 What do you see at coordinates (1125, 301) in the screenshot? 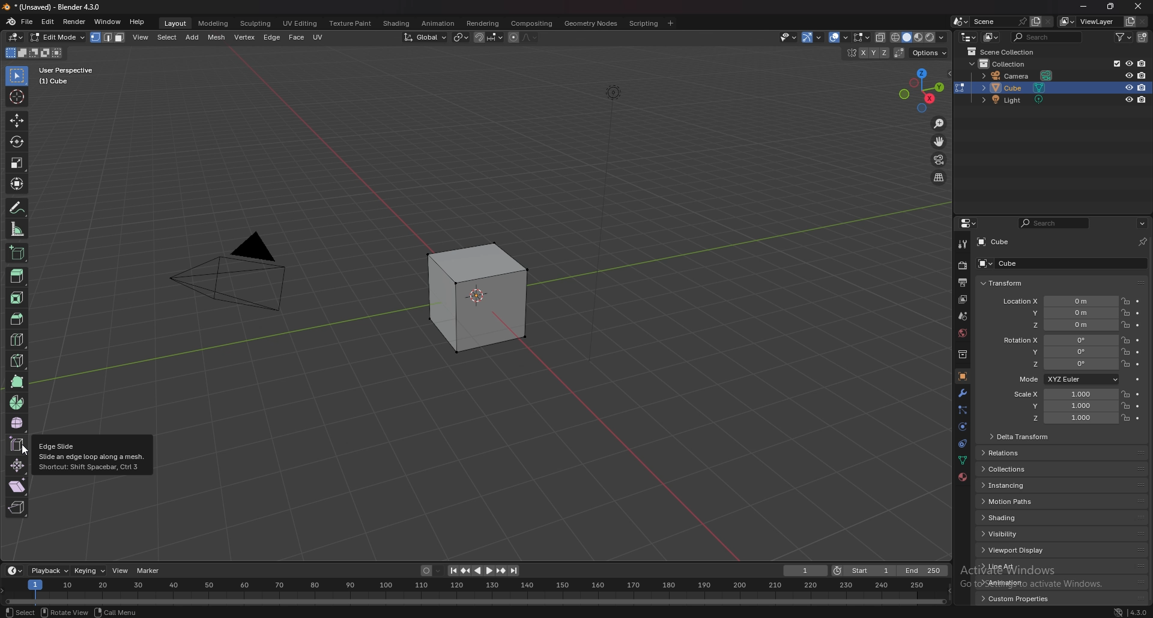
I see `lock` at bounding box center [1125, 301].